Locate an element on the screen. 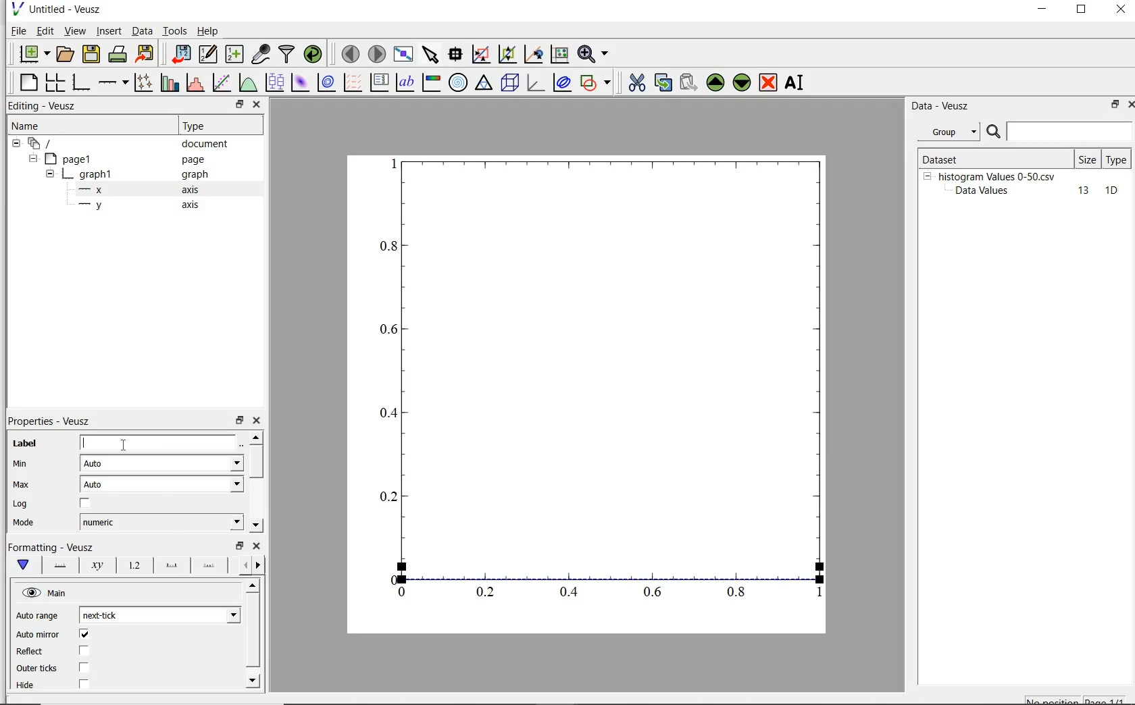  click to recenter graph axes is located at coordinates (559, 55).